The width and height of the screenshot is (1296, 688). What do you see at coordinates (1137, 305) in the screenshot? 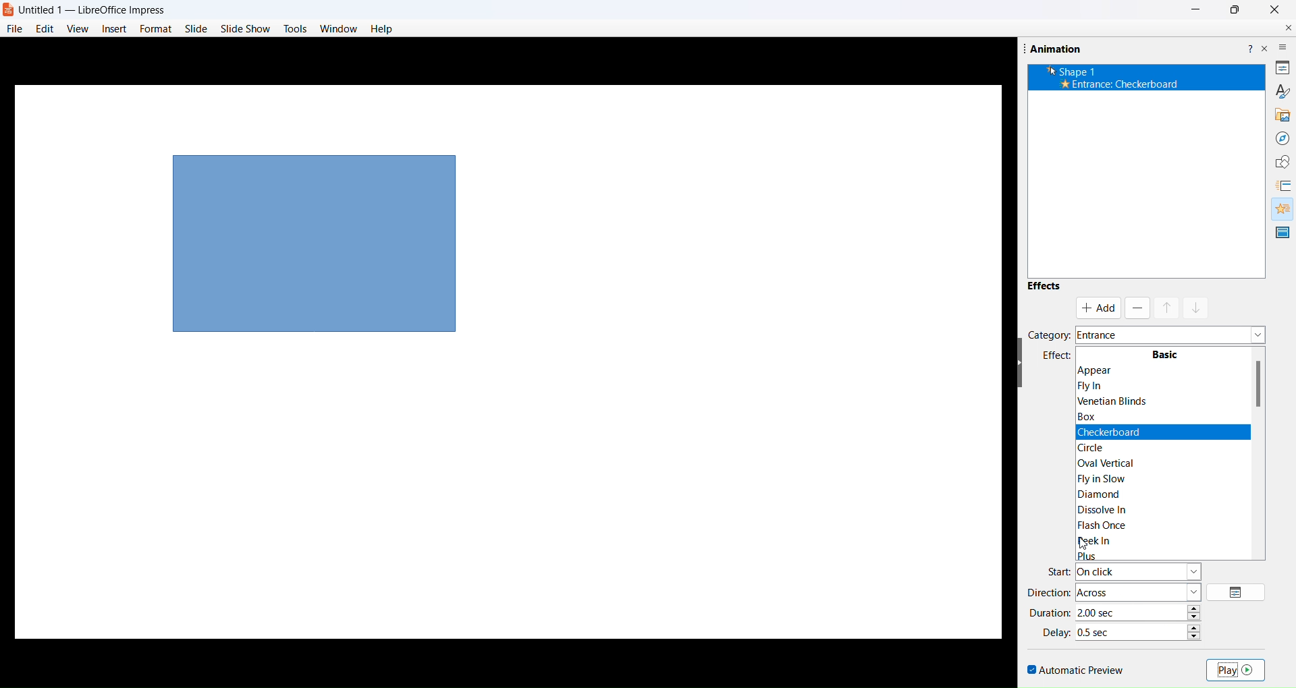
I see `remove` at bounding box center [1137, 305].